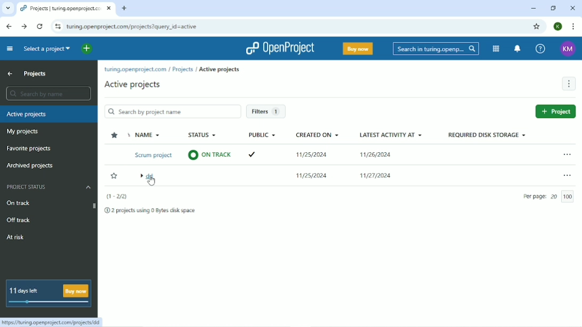 Image resolution: width=582 pixels, height=327 pixels. I want to click on More actions, so click(568, 84).